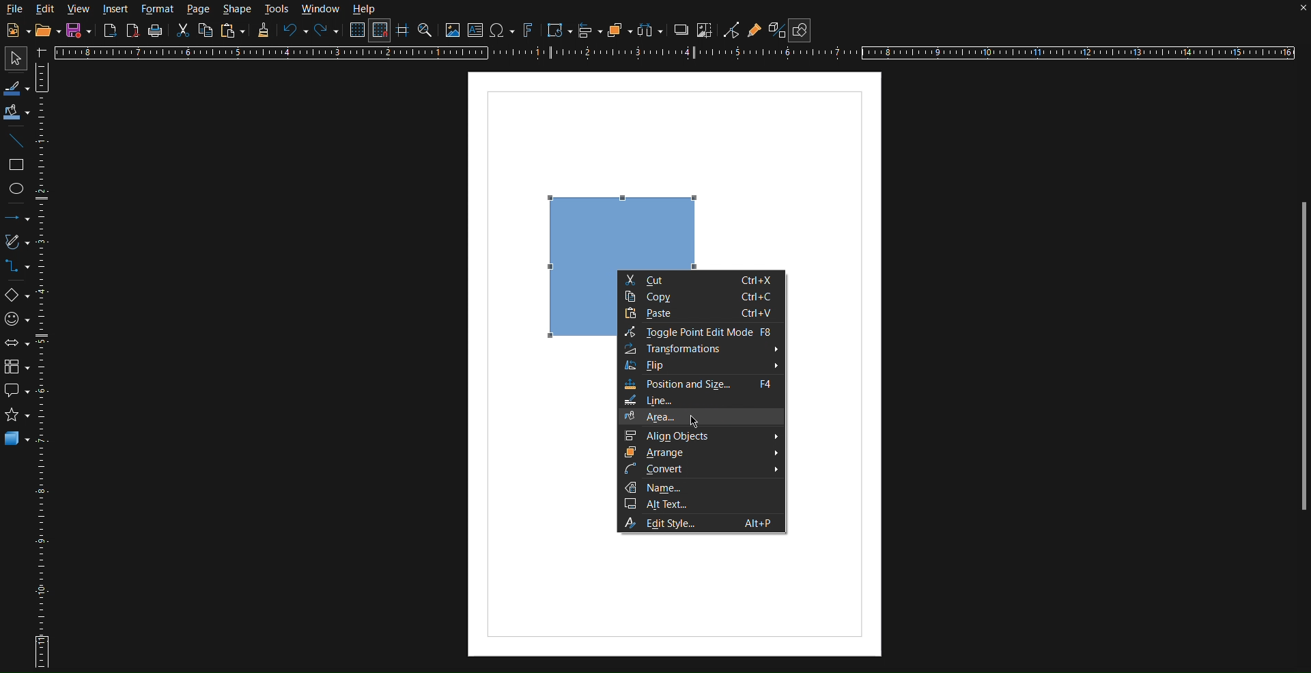  Describe the element at coordinates (16, 318) in the screenshot. I see `Symbol Shapes` at that location.